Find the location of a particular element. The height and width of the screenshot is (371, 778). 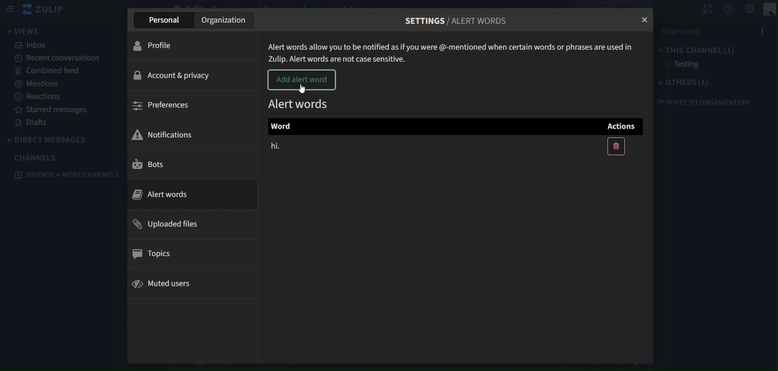

personal is located at coordinates (167, 19).